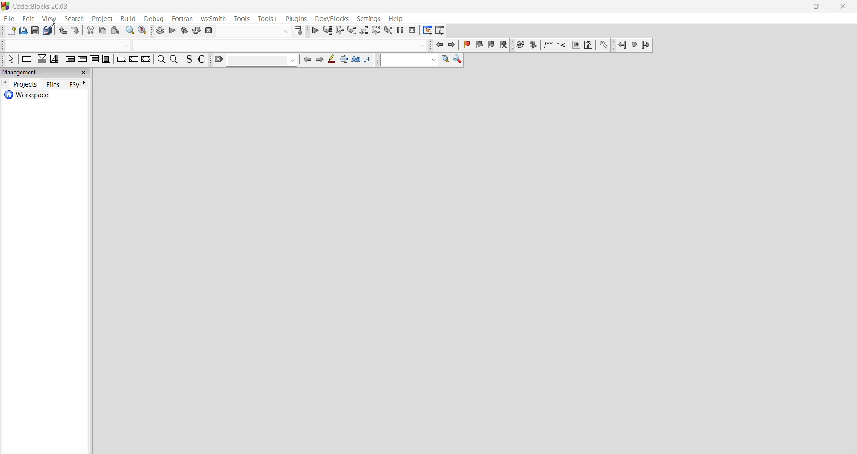  I want to click on previous bookmark, so click(479, 44).